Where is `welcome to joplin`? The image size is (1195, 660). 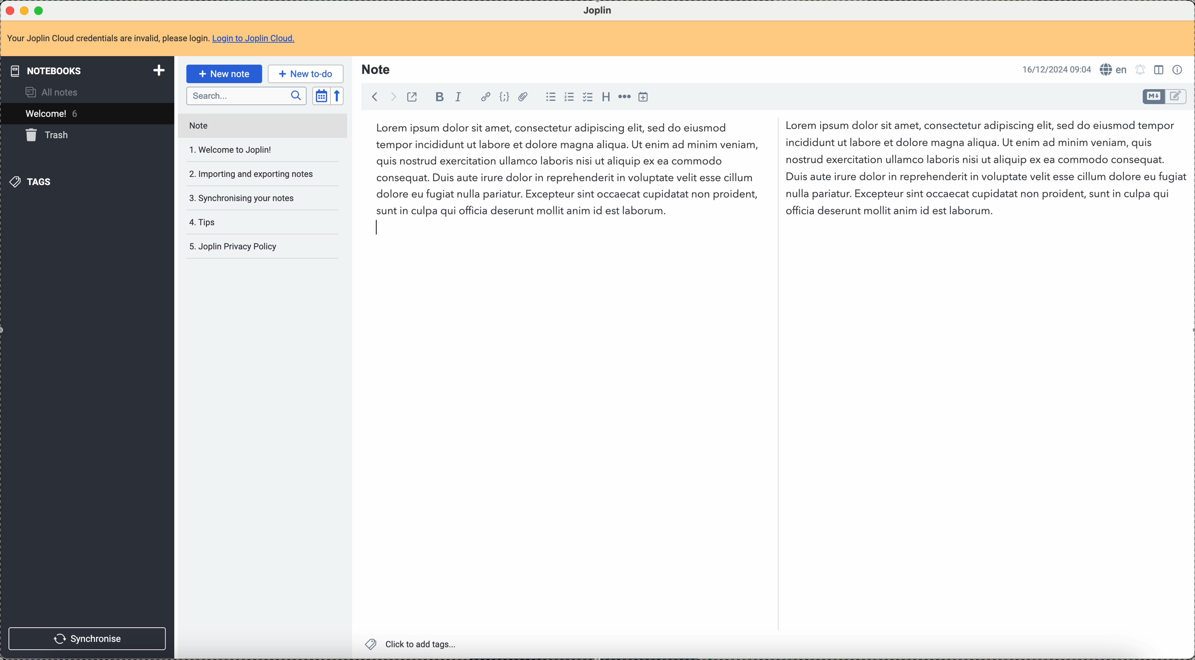
welcome to joplin is located at coordinates (235, 151).